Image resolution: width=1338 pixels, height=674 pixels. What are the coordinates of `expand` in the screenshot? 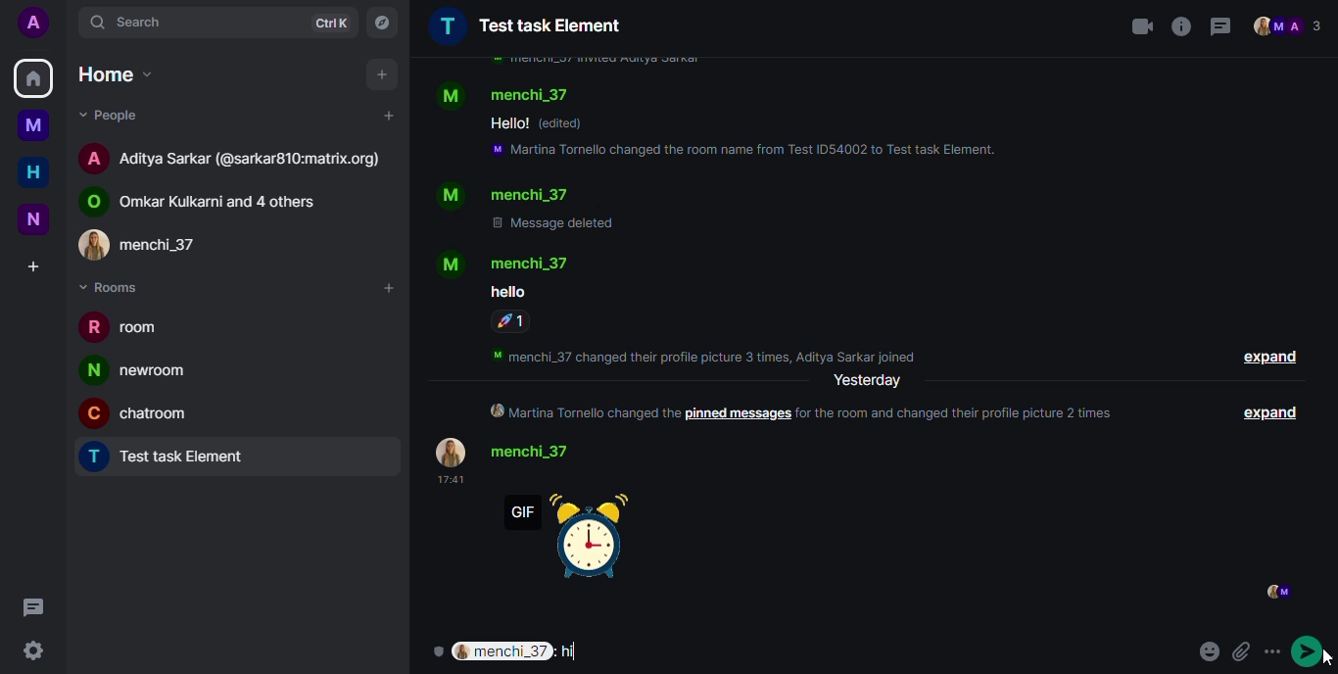 It's located at (1269, 359).